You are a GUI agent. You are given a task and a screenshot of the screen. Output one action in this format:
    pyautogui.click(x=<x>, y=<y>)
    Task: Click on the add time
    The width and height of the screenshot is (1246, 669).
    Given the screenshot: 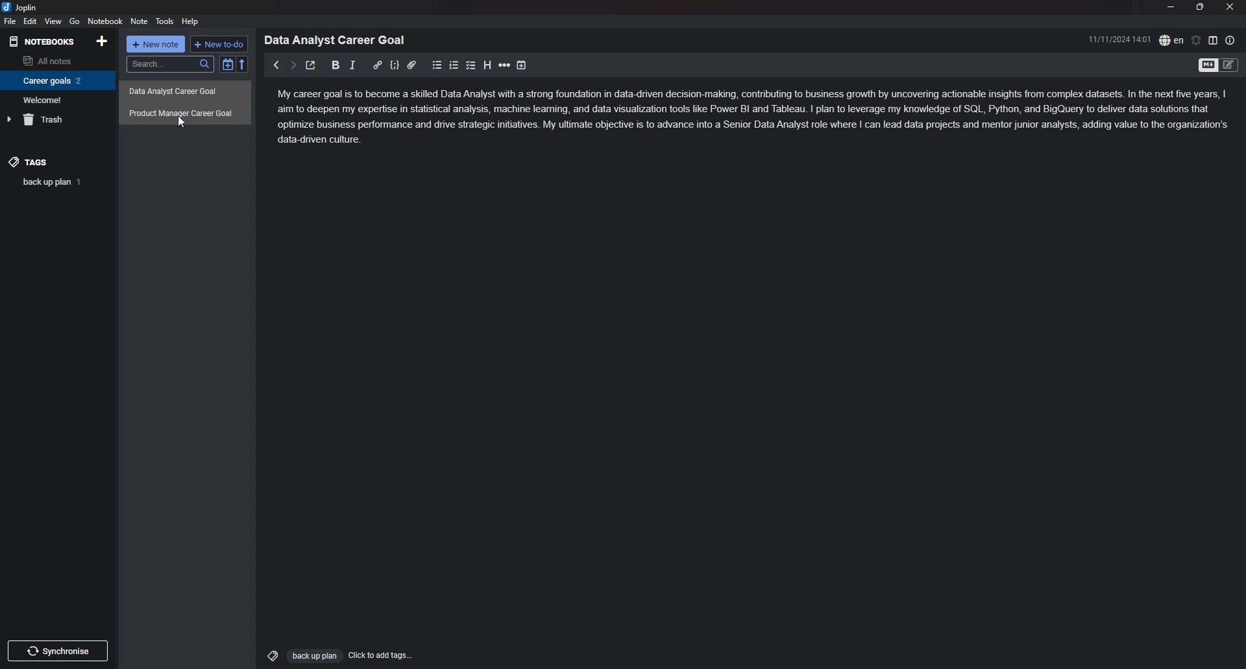 What is the action you would take?
    pyautogui.click(x=522, y=65)
    